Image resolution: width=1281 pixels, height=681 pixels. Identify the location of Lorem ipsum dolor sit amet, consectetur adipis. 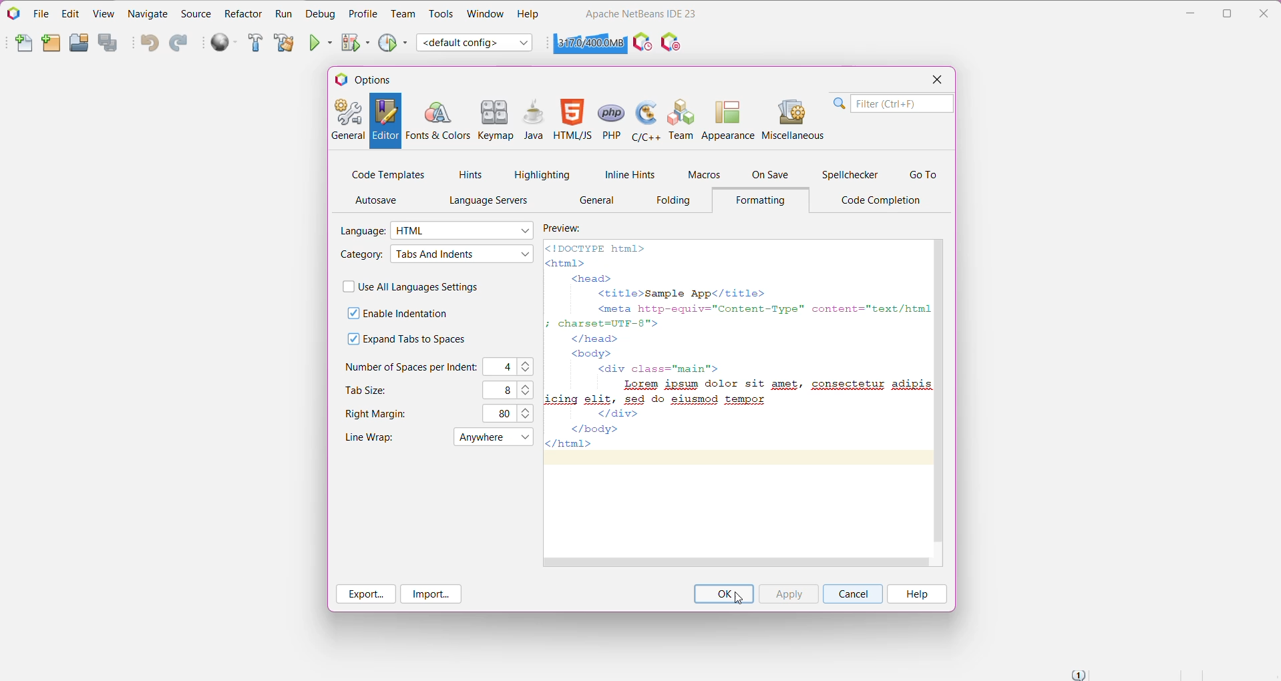
(780, 383).